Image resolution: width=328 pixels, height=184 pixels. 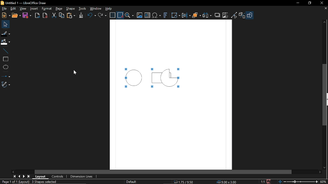 What do you see at coordinates (135, 78) in the screenshot?
I see `Circle` at bounding box center [135, 78].